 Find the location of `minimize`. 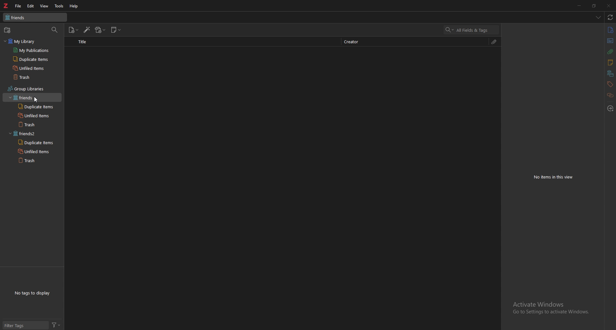

minimize is located at coordinates (578, 6).